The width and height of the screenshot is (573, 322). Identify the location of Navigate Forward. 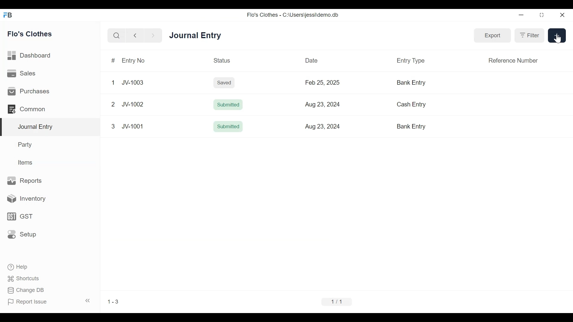
(153, 36).